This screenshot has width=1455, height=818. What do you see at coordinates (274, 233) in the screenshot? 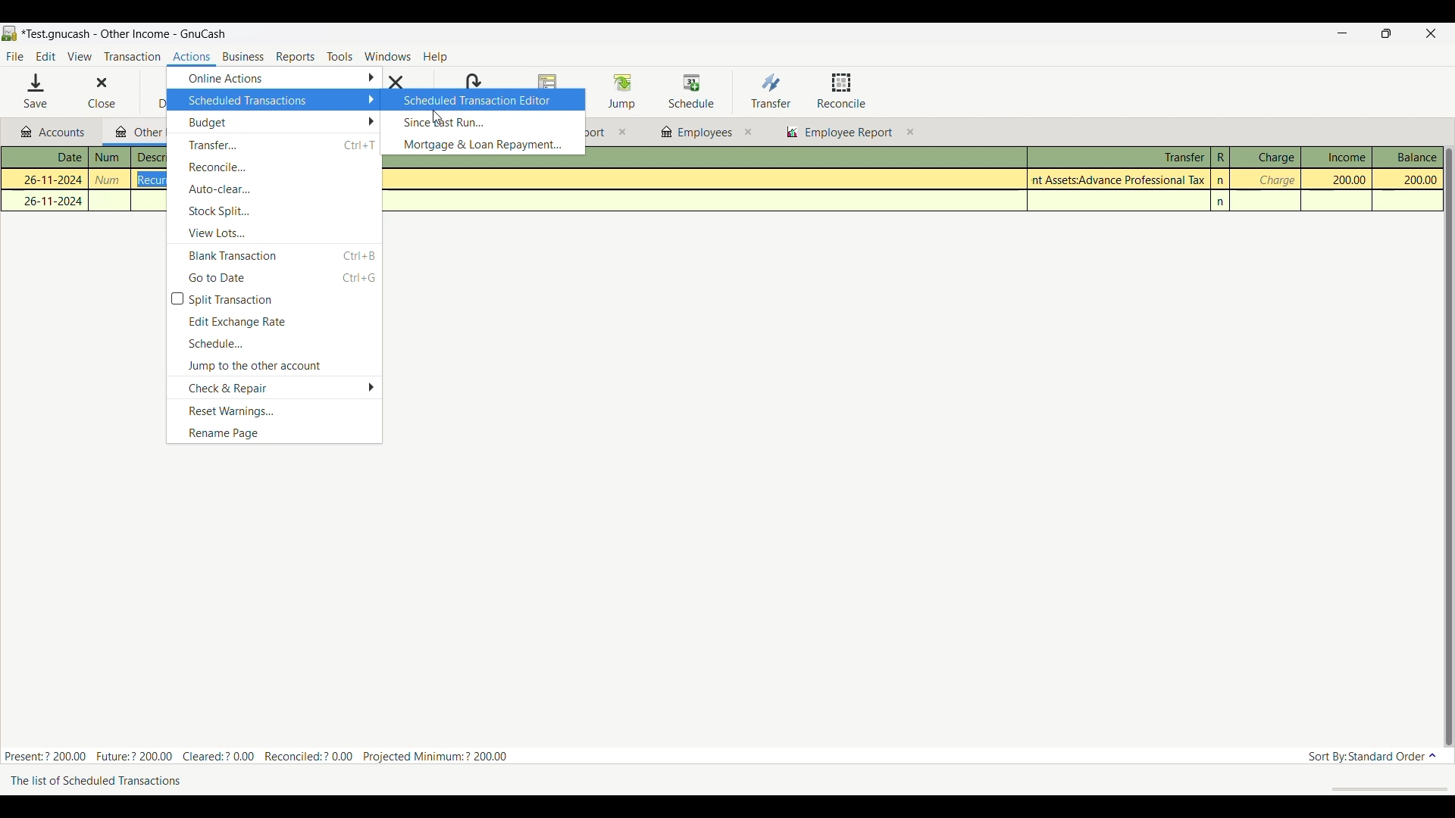
I see `View lots` at bounding box center [274, 233].